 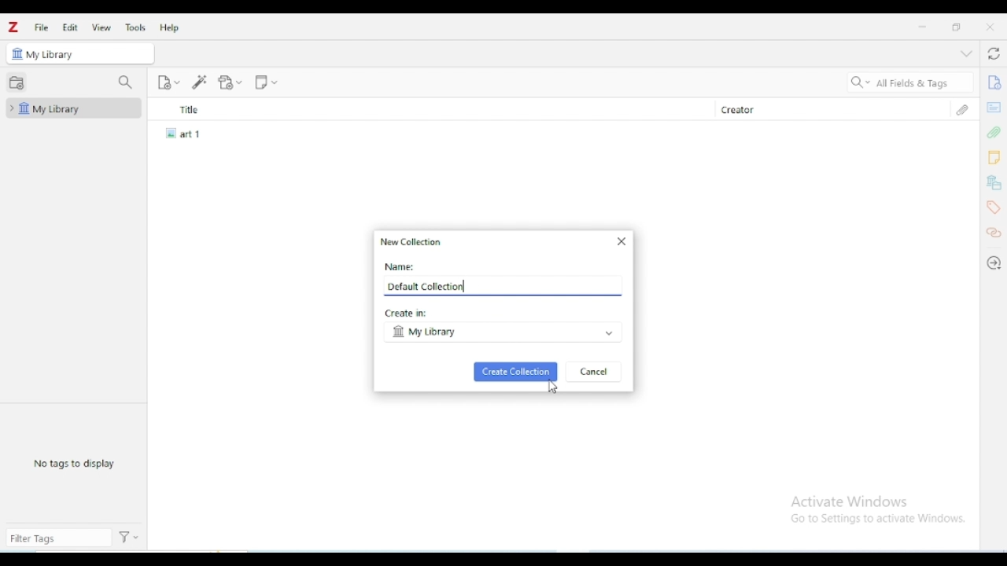 What do you see at coordinates (595, 372) in the screenshot?
I see `cancel` at bounding box center [595, 372].